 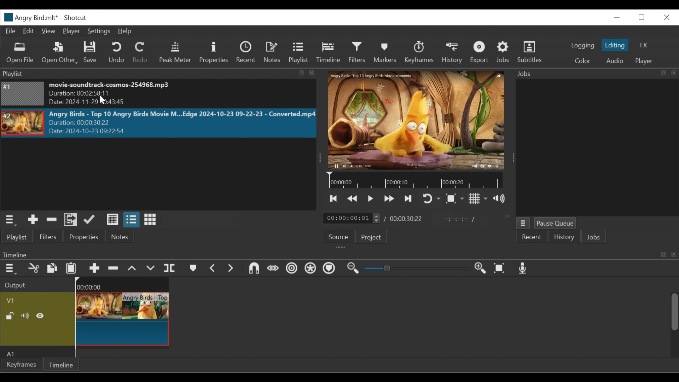 I want to click on Angry Birds - Top 10 Angry Birds Movie M...Edge 2024-10-23 09-22-23 - Converted.mp4Duration: 00:00:30:22 Date: 2024-10-23 09:22>5, so click(x=182, y=123).